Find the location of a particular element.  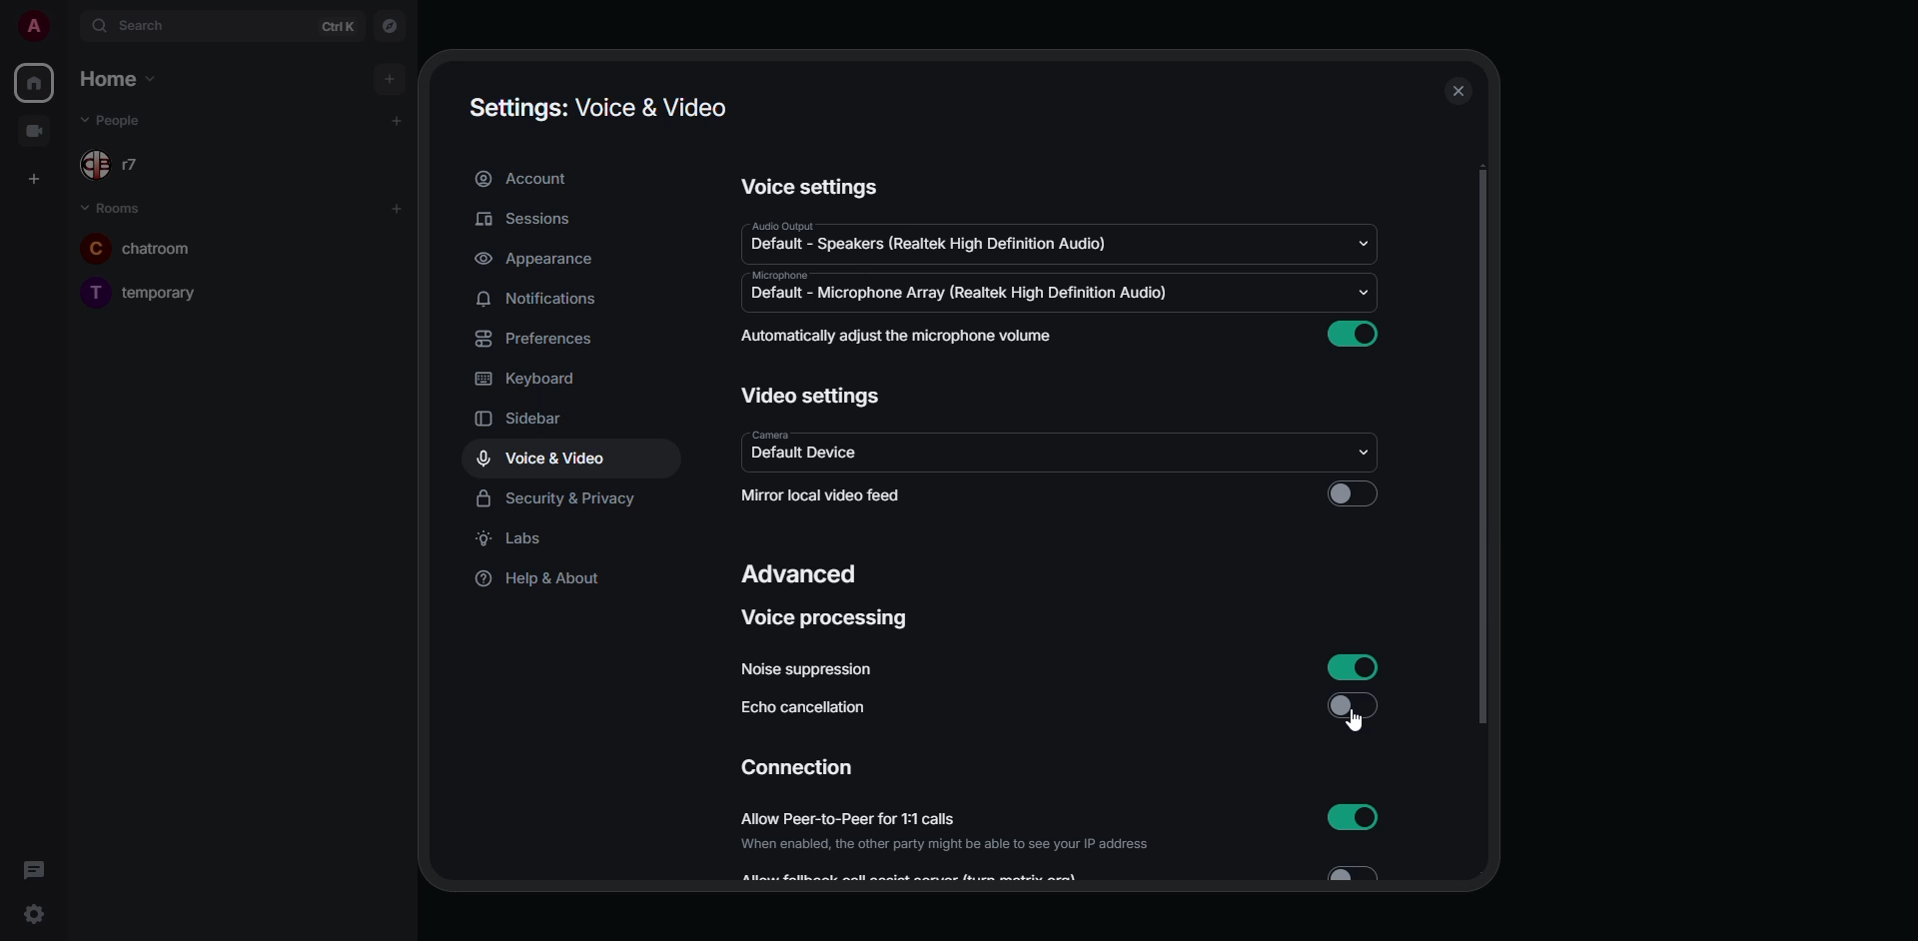

help & about is located at coordinates (537, 579).